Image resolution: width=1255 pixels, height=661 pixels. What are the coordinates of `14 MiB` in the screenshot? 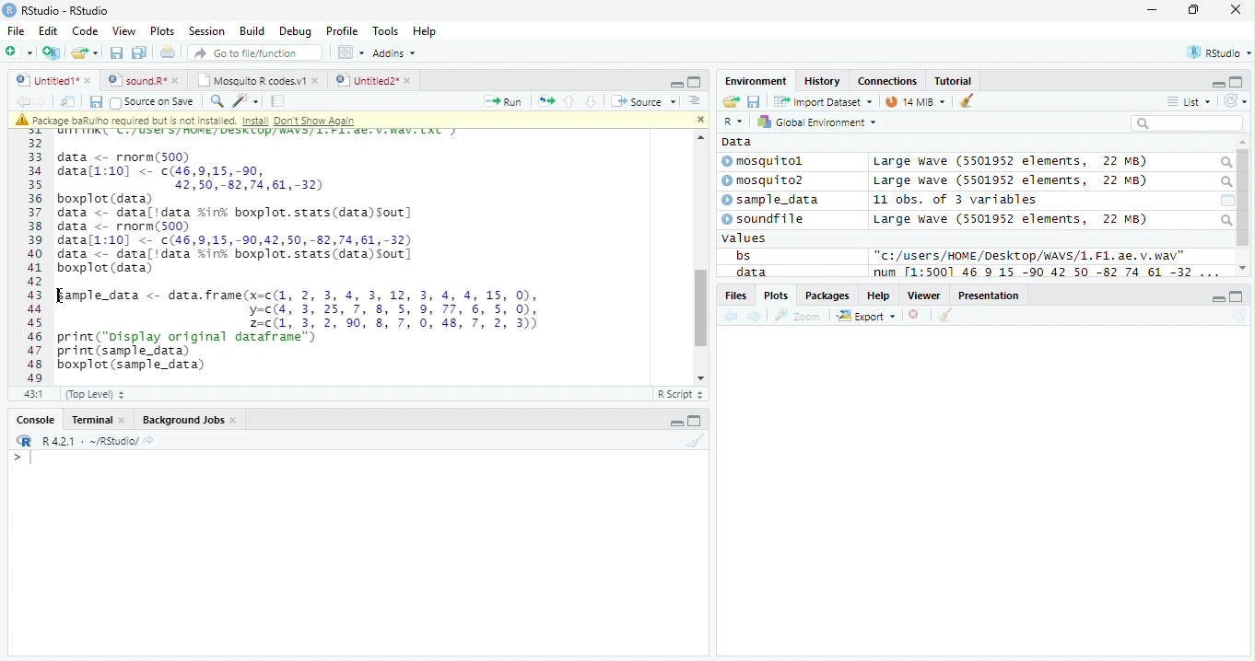 It's located at (915, 101).